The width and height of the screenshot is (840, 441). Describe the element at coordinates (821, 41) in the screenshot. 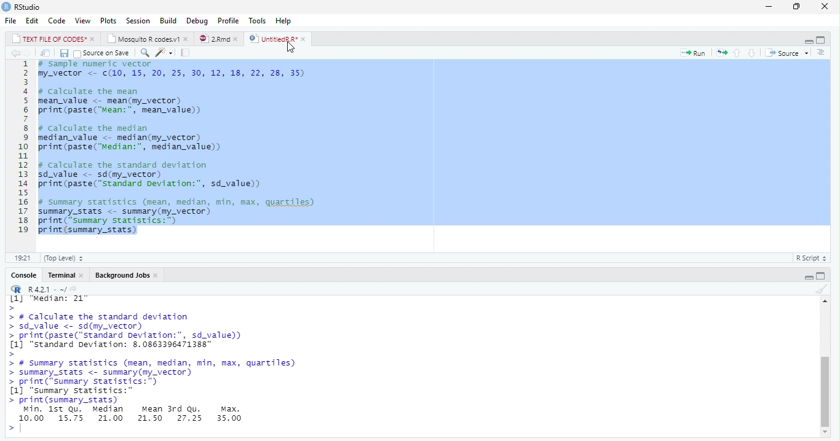

I see `maximize` at that location.